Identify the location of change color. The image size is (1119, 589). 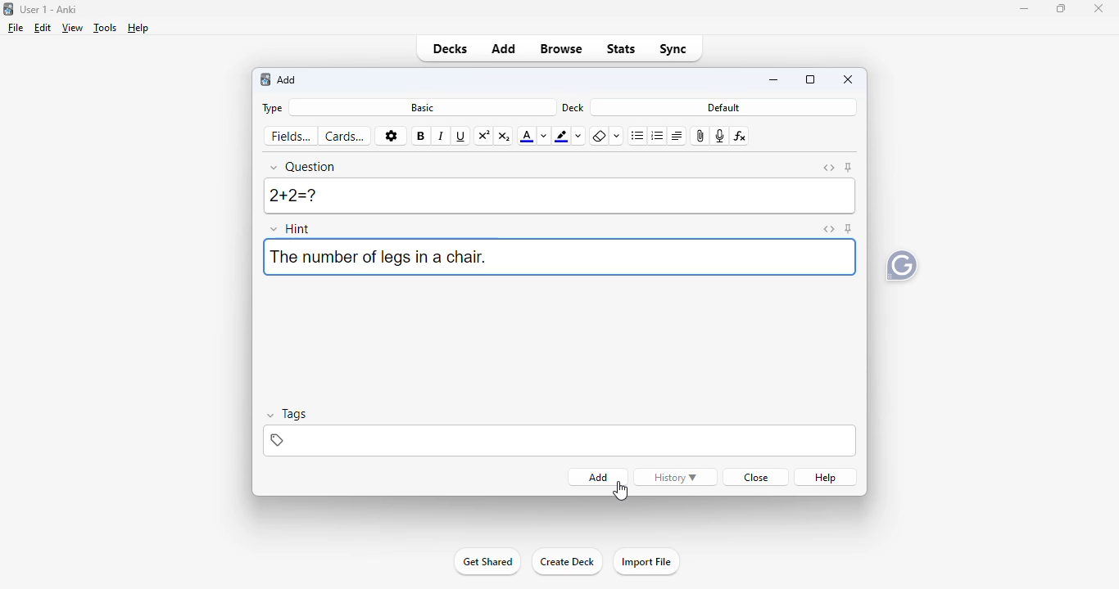
(544, 137).